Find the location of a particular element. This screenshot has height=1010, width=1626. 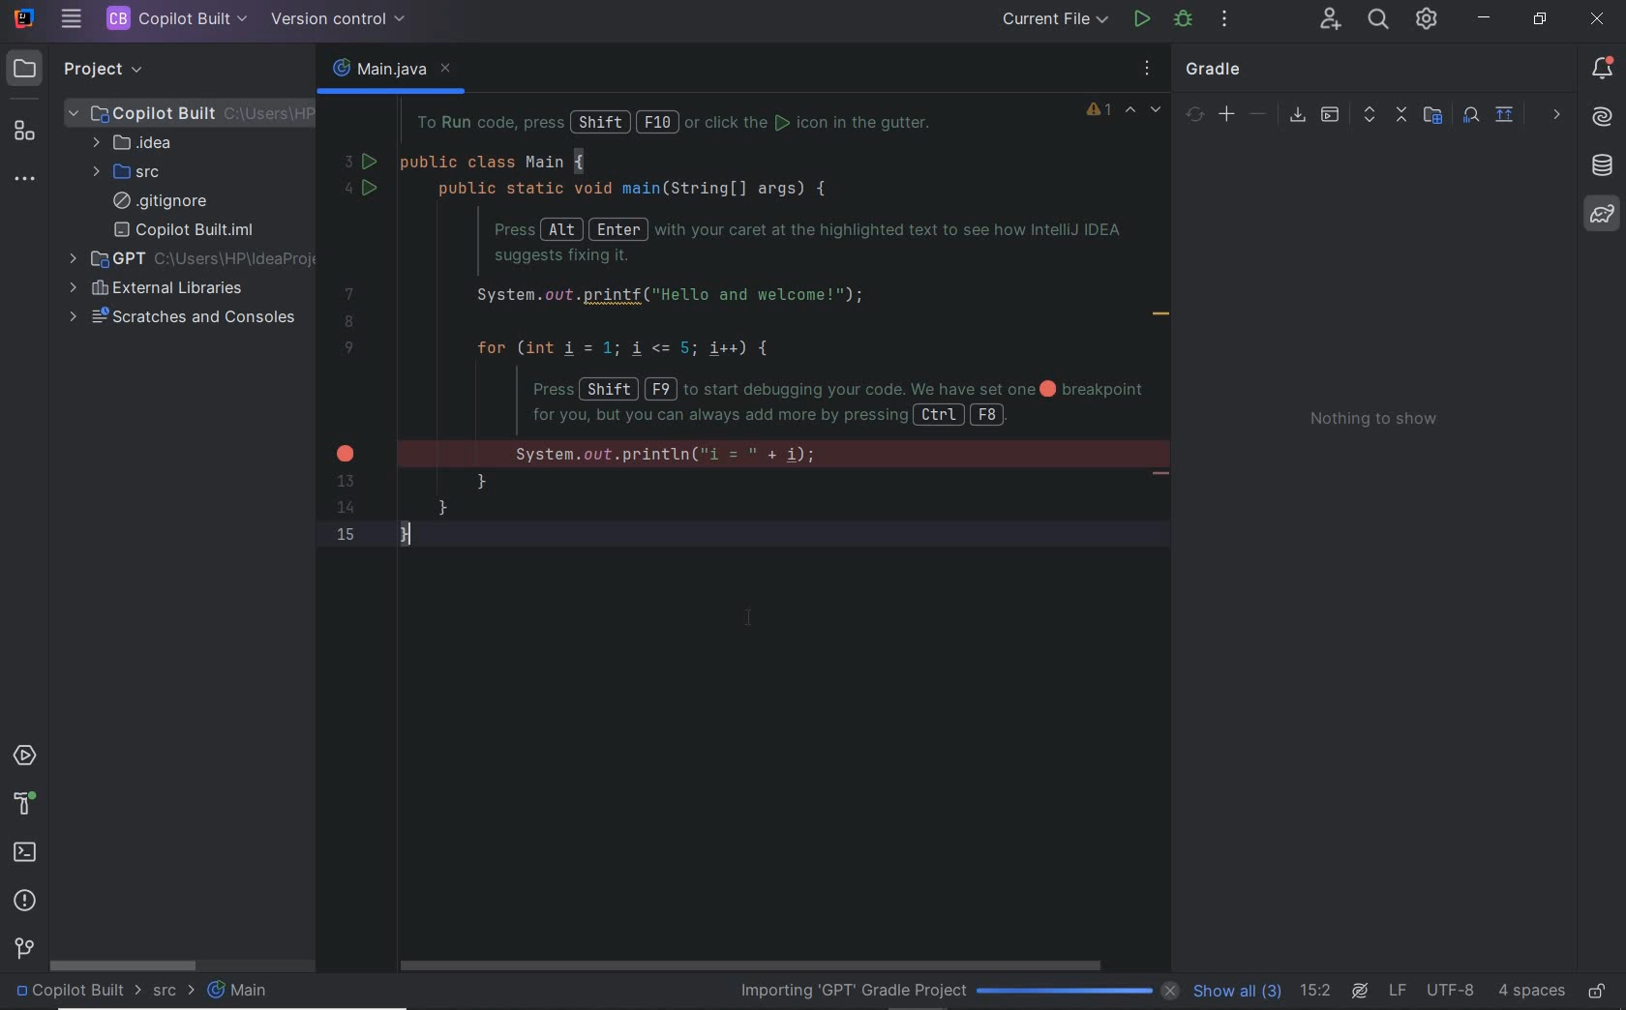

version control is located at coordinates (21, 950).